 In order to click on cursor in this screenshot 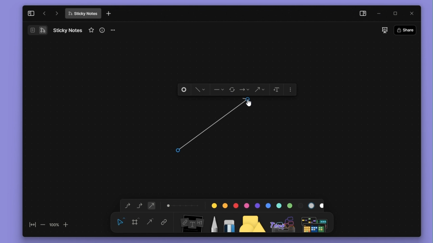, I will do `click(250, 105)`.